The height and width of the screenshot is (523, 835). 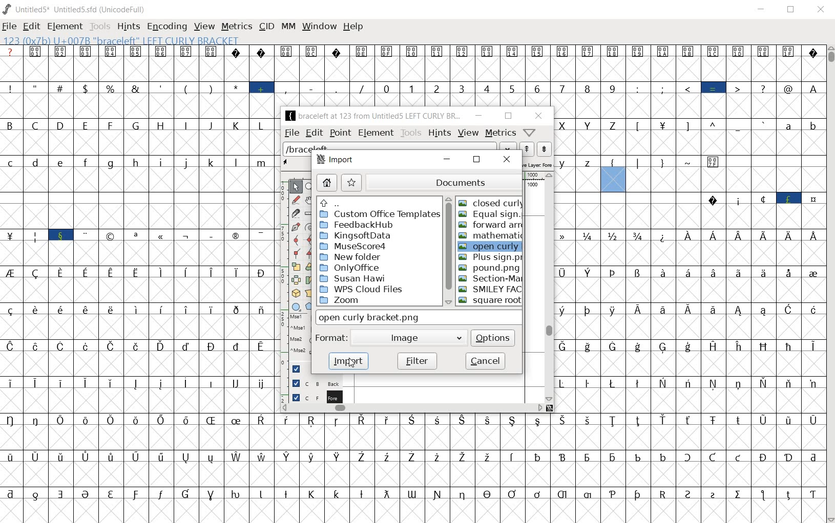 What do you see at coordinates (528, 149) in the screenshot?
I see `show the next word on the list` at bounding box center [528, 149].